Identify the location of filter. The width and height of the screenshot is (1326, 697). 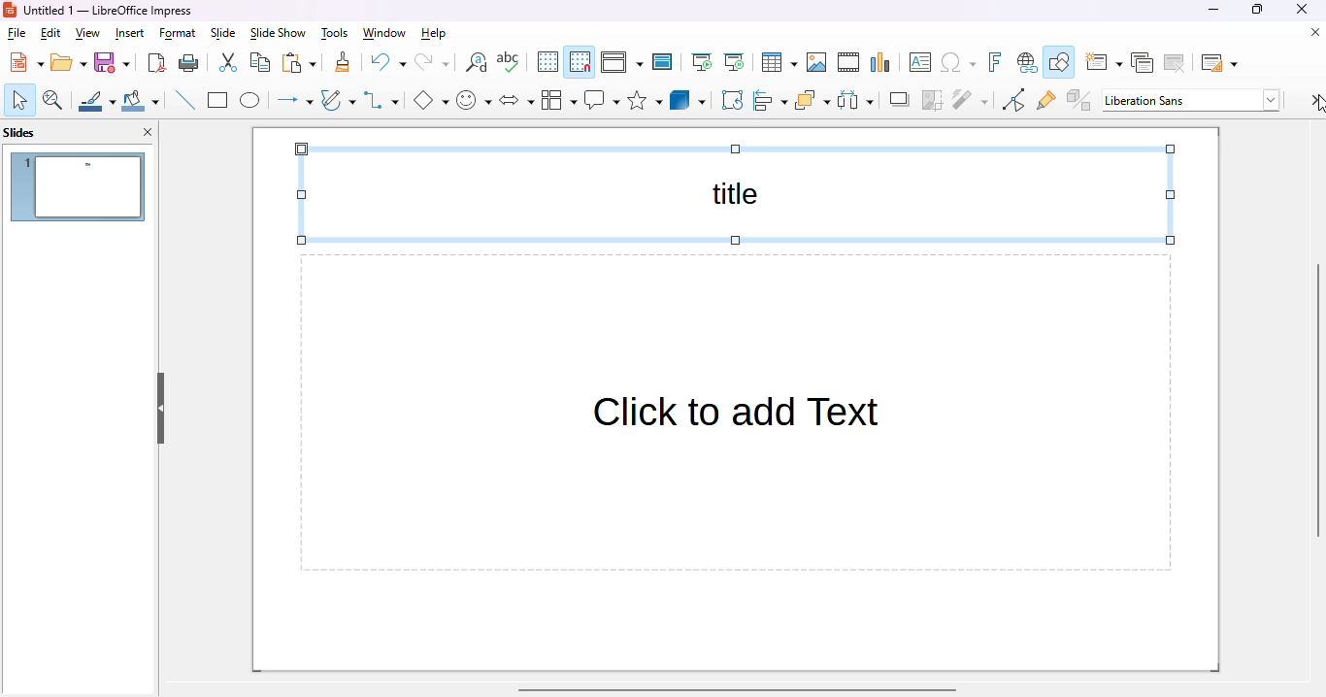
(971, 100).